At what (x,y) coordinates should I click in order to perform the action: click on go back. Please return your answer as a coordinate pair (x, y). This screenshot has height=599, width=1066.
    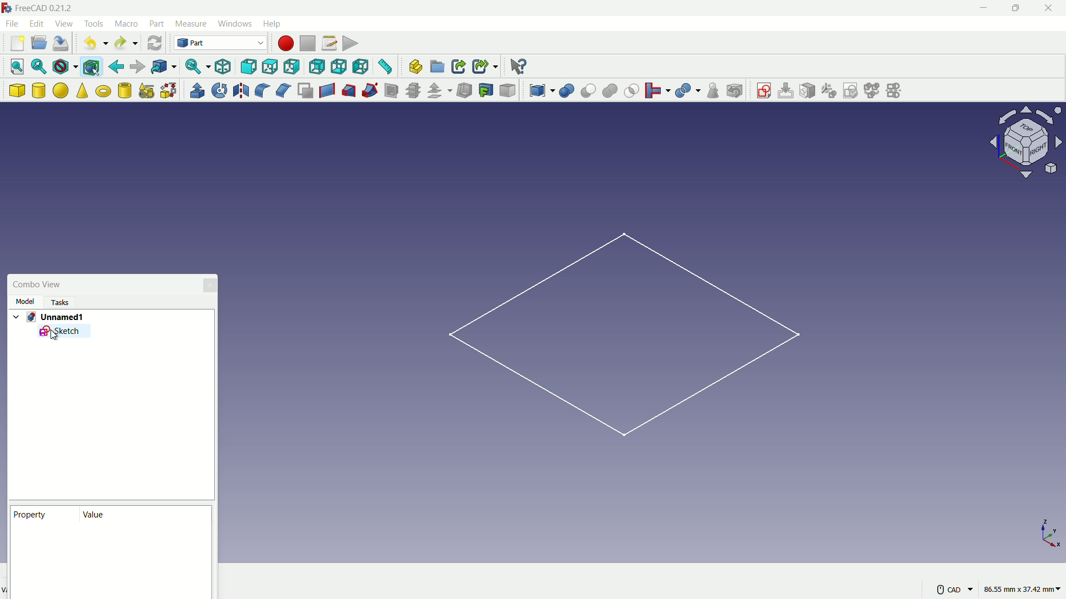
    Looking at the image, I should click on (117, 67).